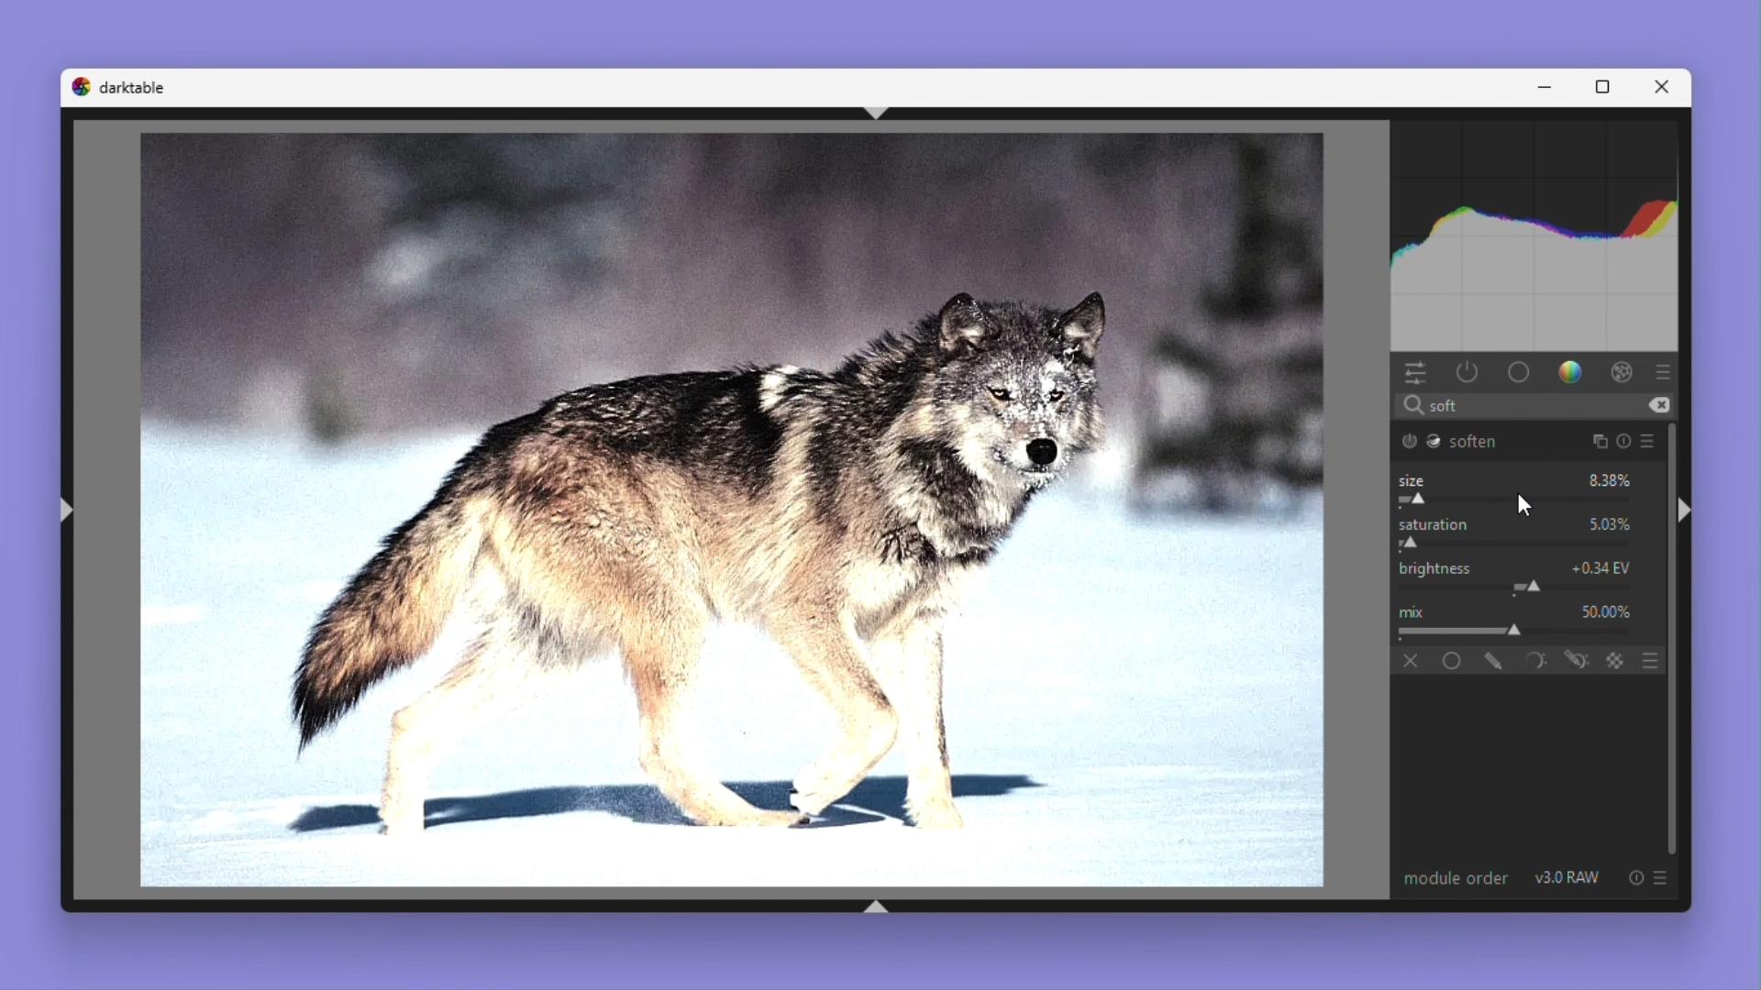 This screenshot has height=990, width=1761. What do you see at coordinates (1575, 659) in the screenshot?
I see `drawn and parametric mask` at bounding box center [1575, 659].